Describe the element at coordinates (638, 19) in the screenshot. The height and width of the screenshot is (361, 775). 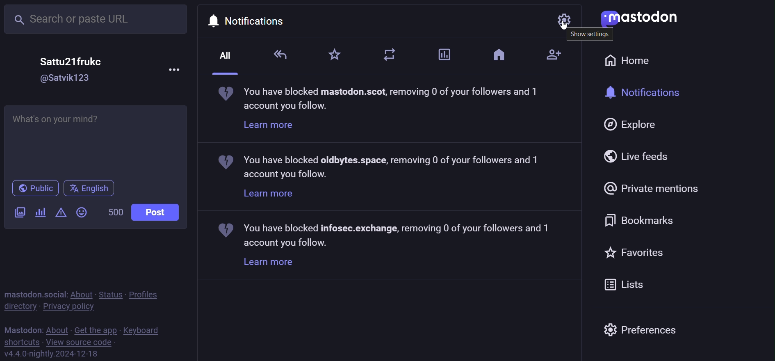
I see `mastodon` at that location.